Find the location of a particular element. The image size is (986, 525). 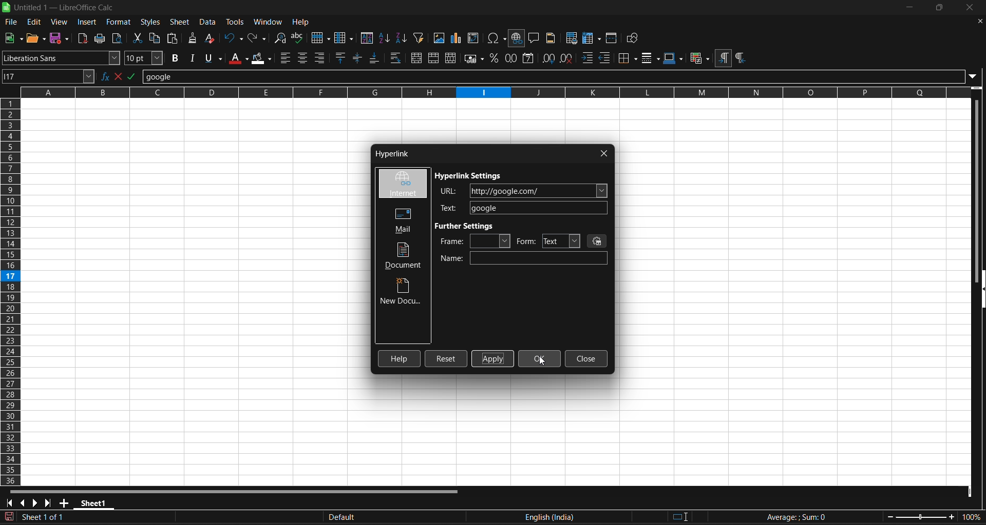

select function is located at coordinates (122, 76).